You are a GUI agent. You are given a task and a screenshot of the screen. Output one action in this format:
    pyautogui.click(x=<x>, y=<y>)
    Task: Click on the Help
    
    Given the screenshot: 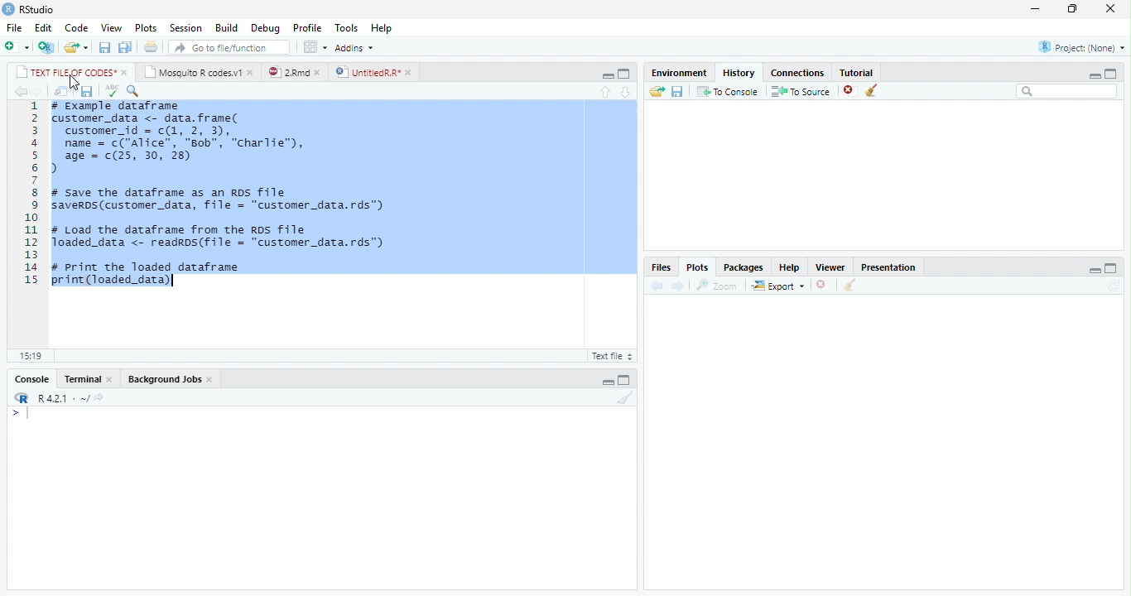 What is the action you would take?
    pyautogui.click(x=383, y=28)
    